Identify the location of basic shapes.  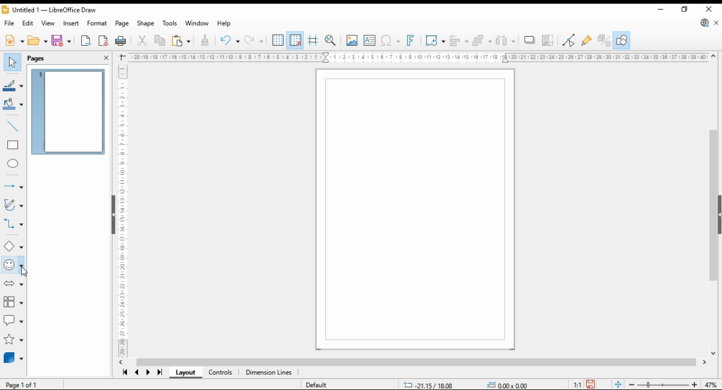
(13, 246).